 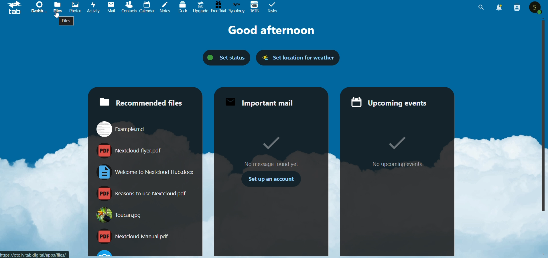 I want to click on Scroll Down, so click(x=543, y=254).